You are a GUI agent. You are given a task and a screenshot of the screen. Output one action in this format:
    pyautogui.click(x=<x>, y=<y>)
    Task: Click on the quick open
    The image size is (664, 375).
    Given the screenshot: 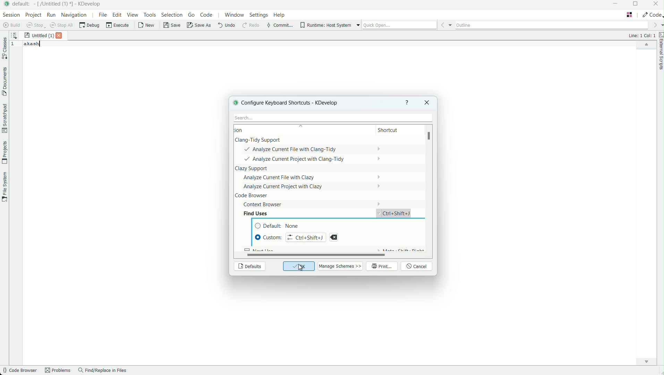 What is the action you would take?
    pyautogui.click(x=399, y=25)
    